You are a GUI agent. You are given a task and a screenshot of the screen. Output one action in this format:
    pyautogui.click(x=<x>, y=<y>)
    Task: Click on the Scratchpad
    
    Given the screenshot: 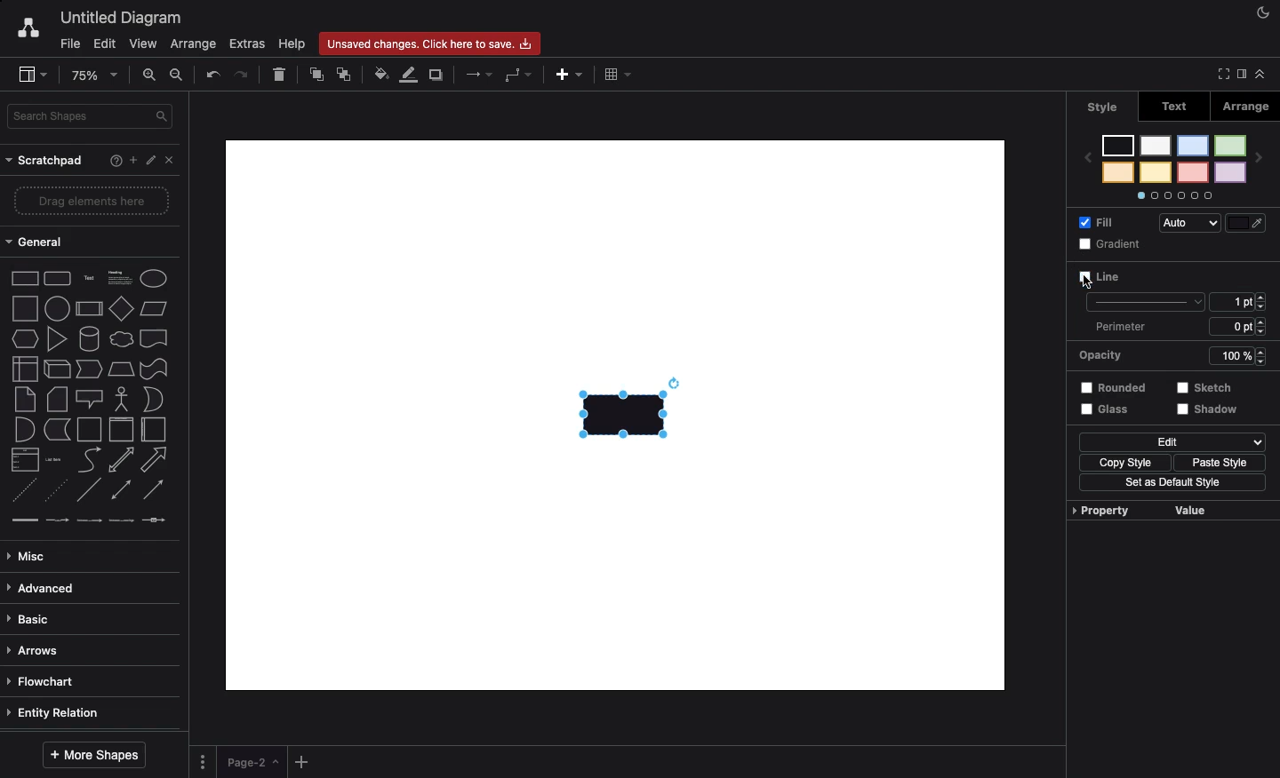 What is the action you would take?
    pyautogui.click(x=44, y=163)
    